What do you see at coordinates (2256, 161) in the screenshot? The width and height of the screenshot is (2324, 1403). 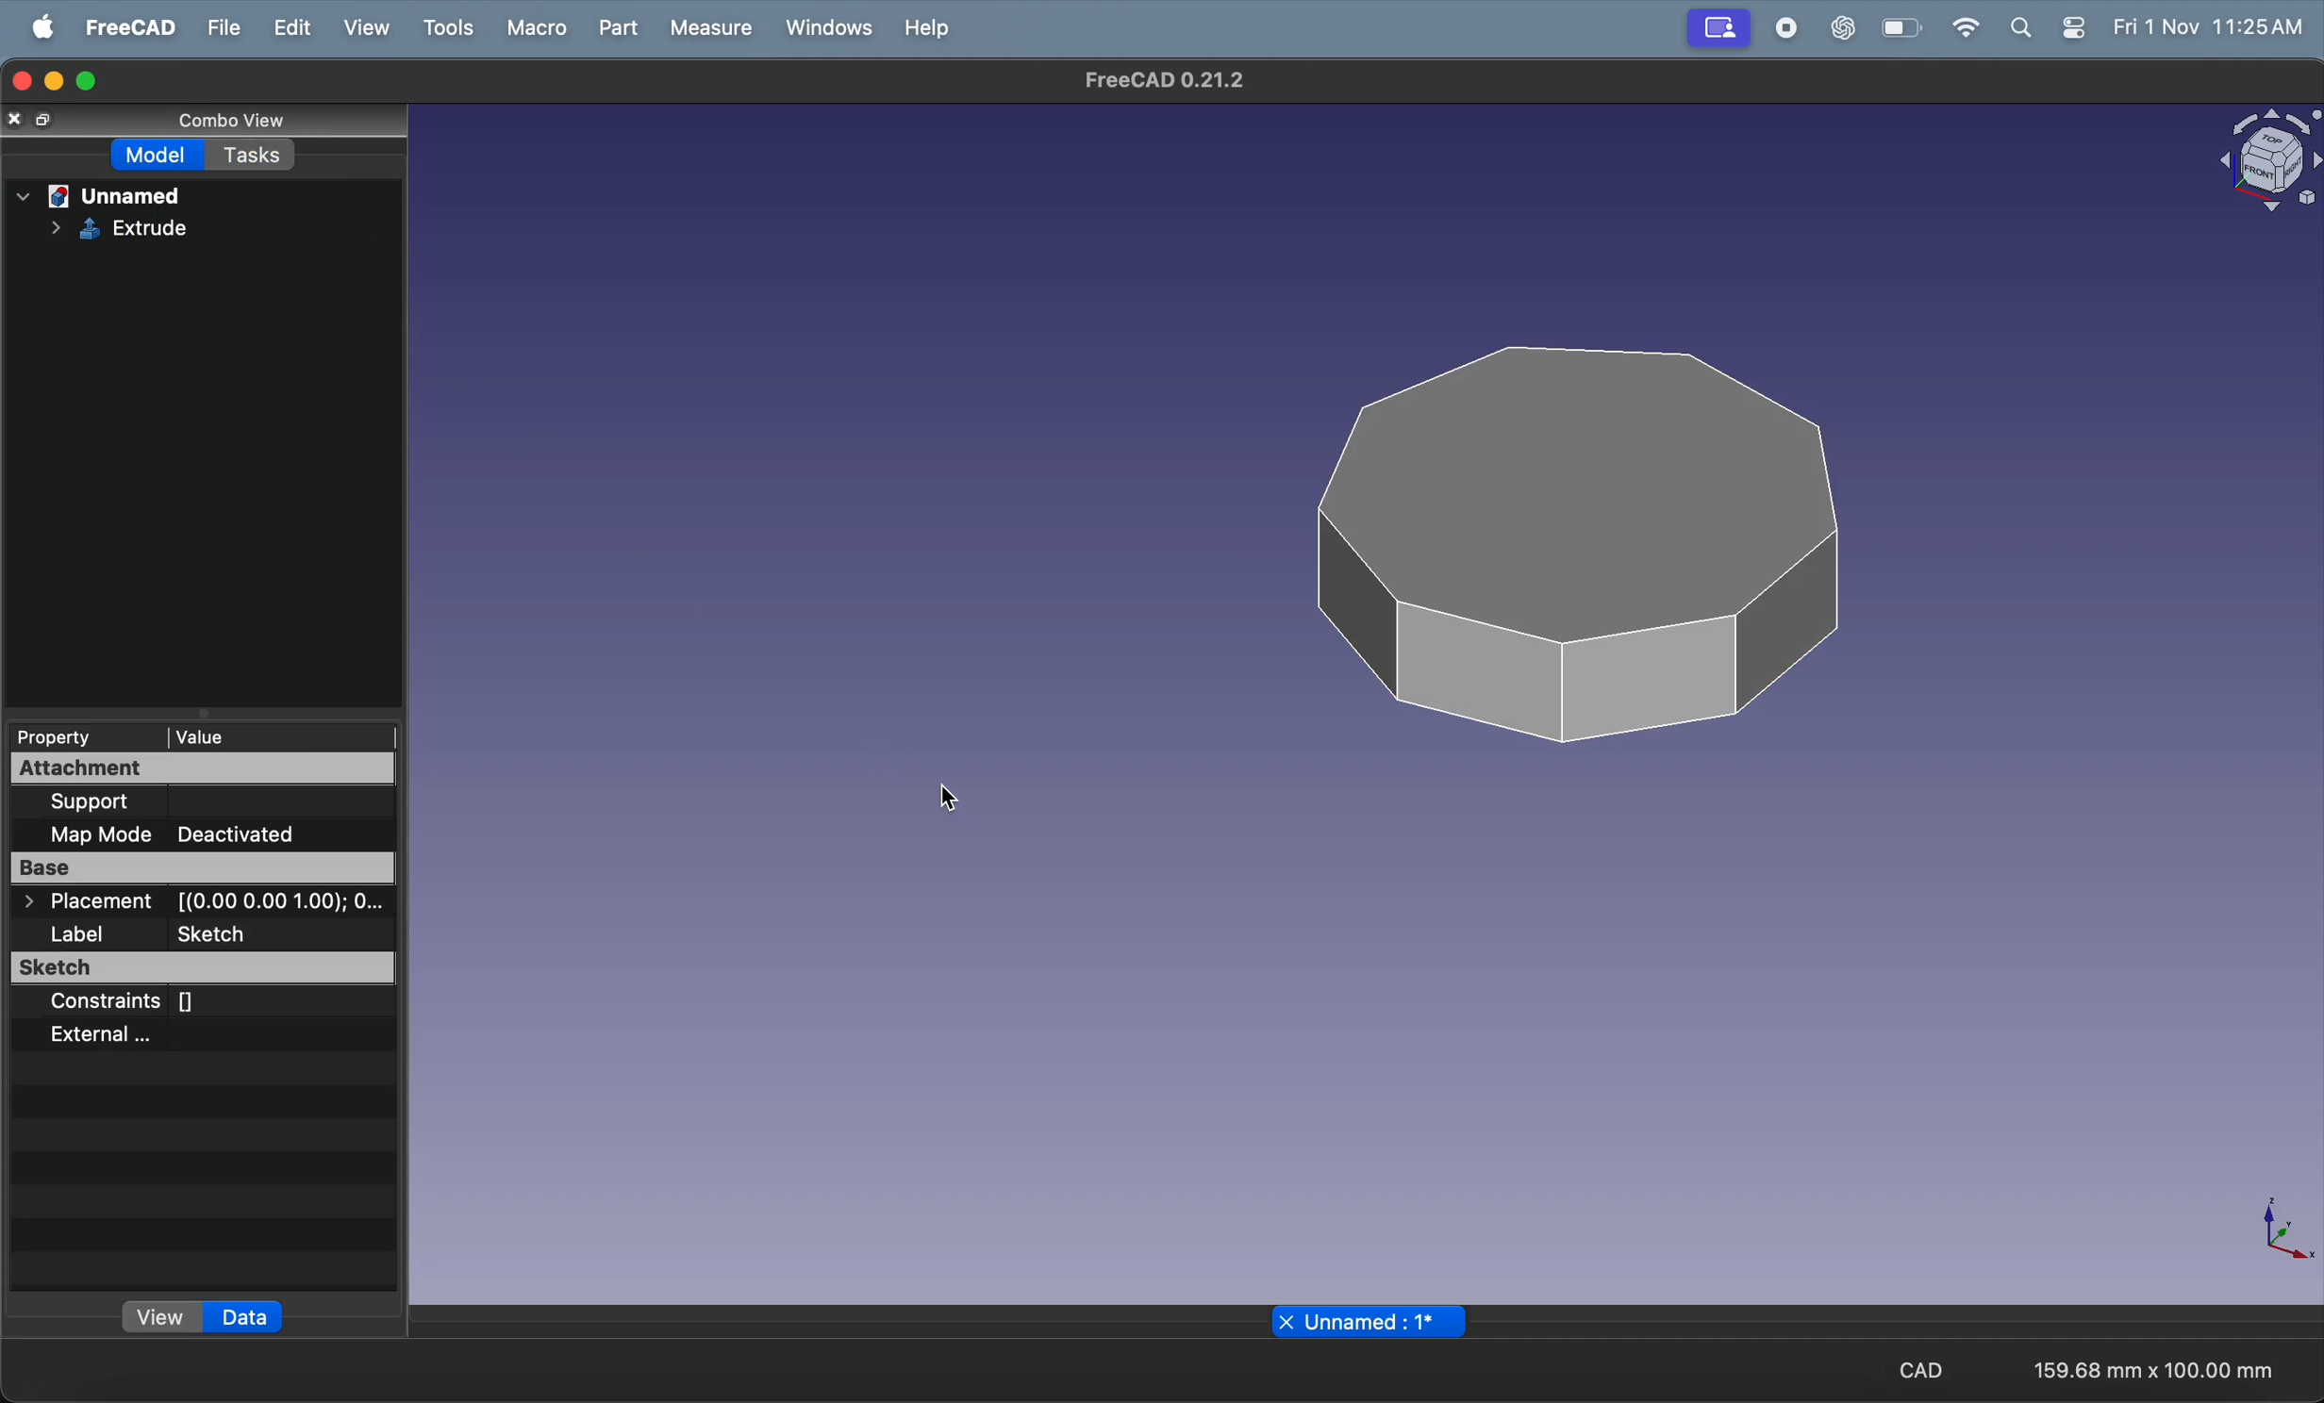 I see `object view` at bounding box center [2256, 161].